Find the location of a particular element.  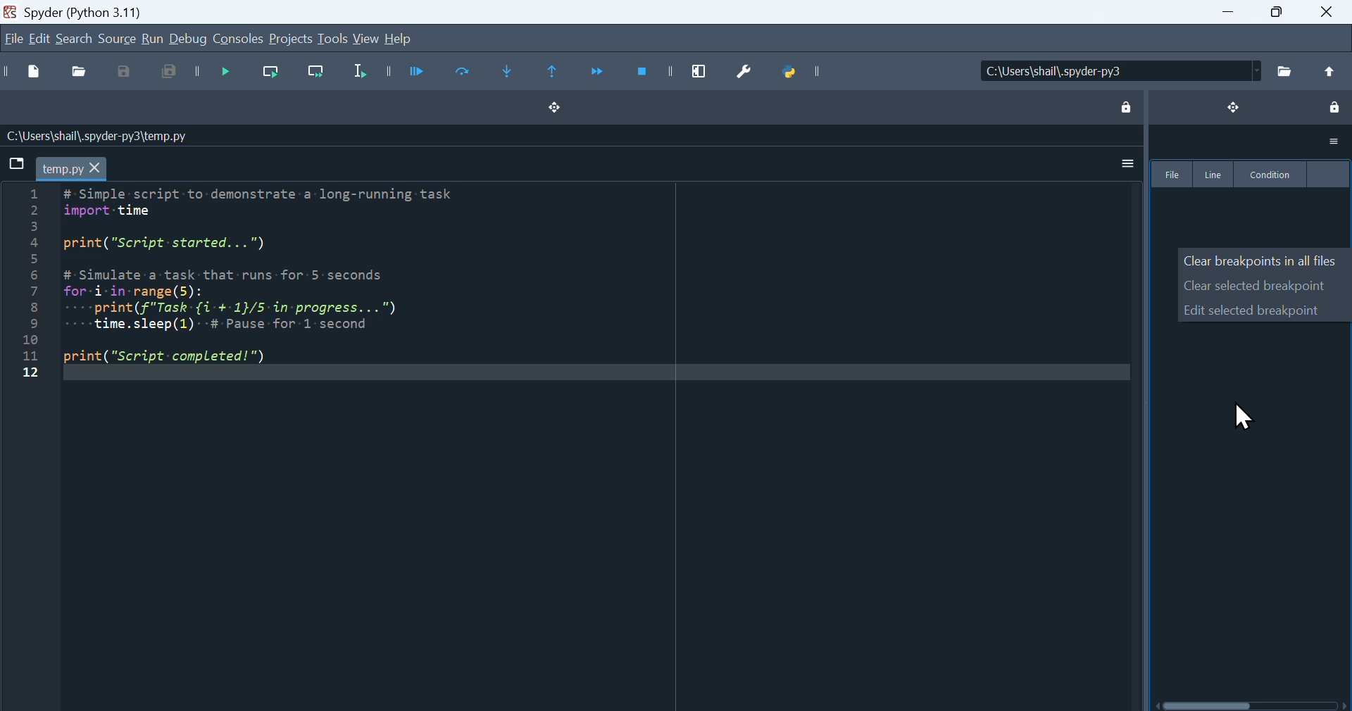

Save all is located at coordinates (168, 75).